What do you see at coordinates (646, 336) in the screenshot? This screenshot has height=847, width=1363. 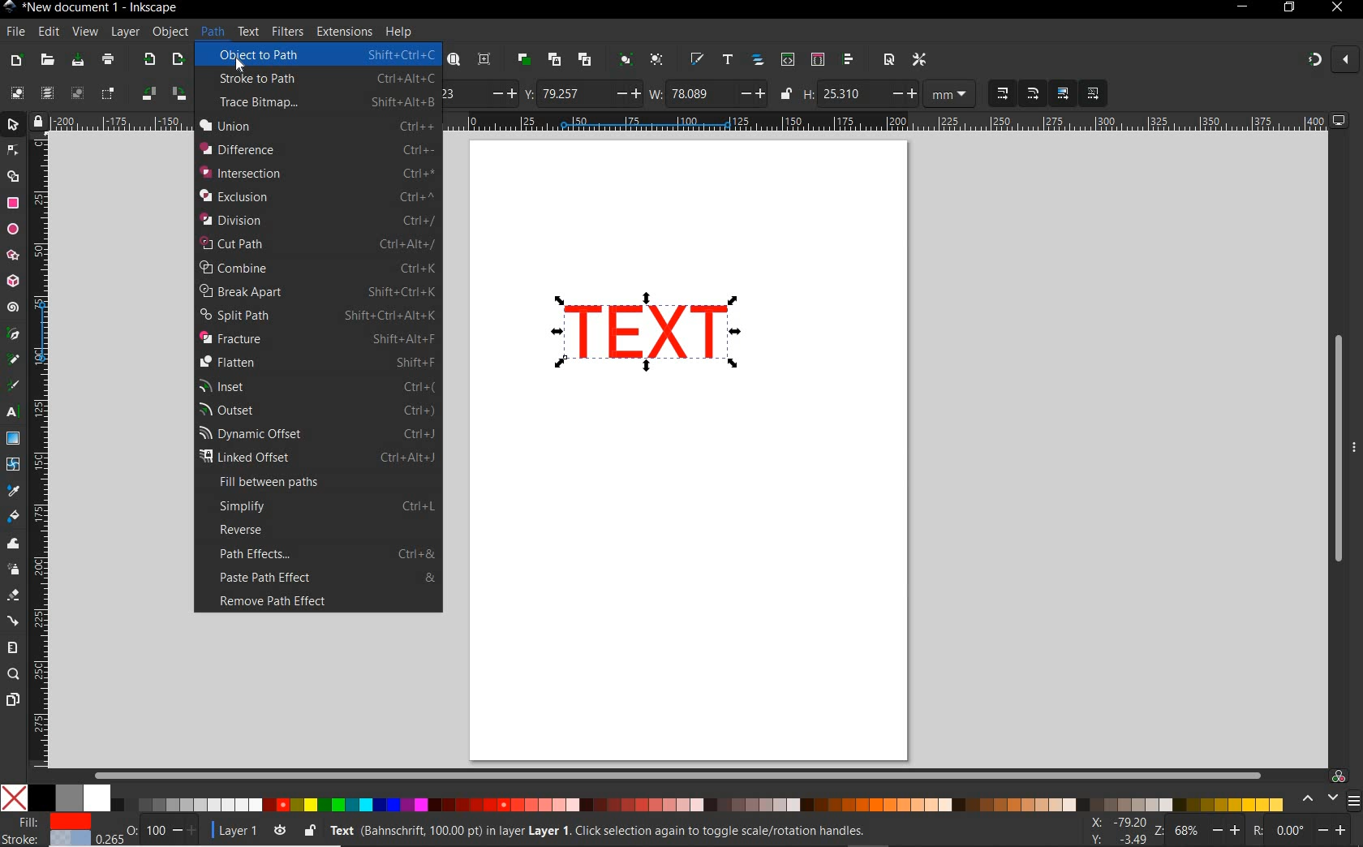 I see `selection tool` at bounding box center [646, 336].